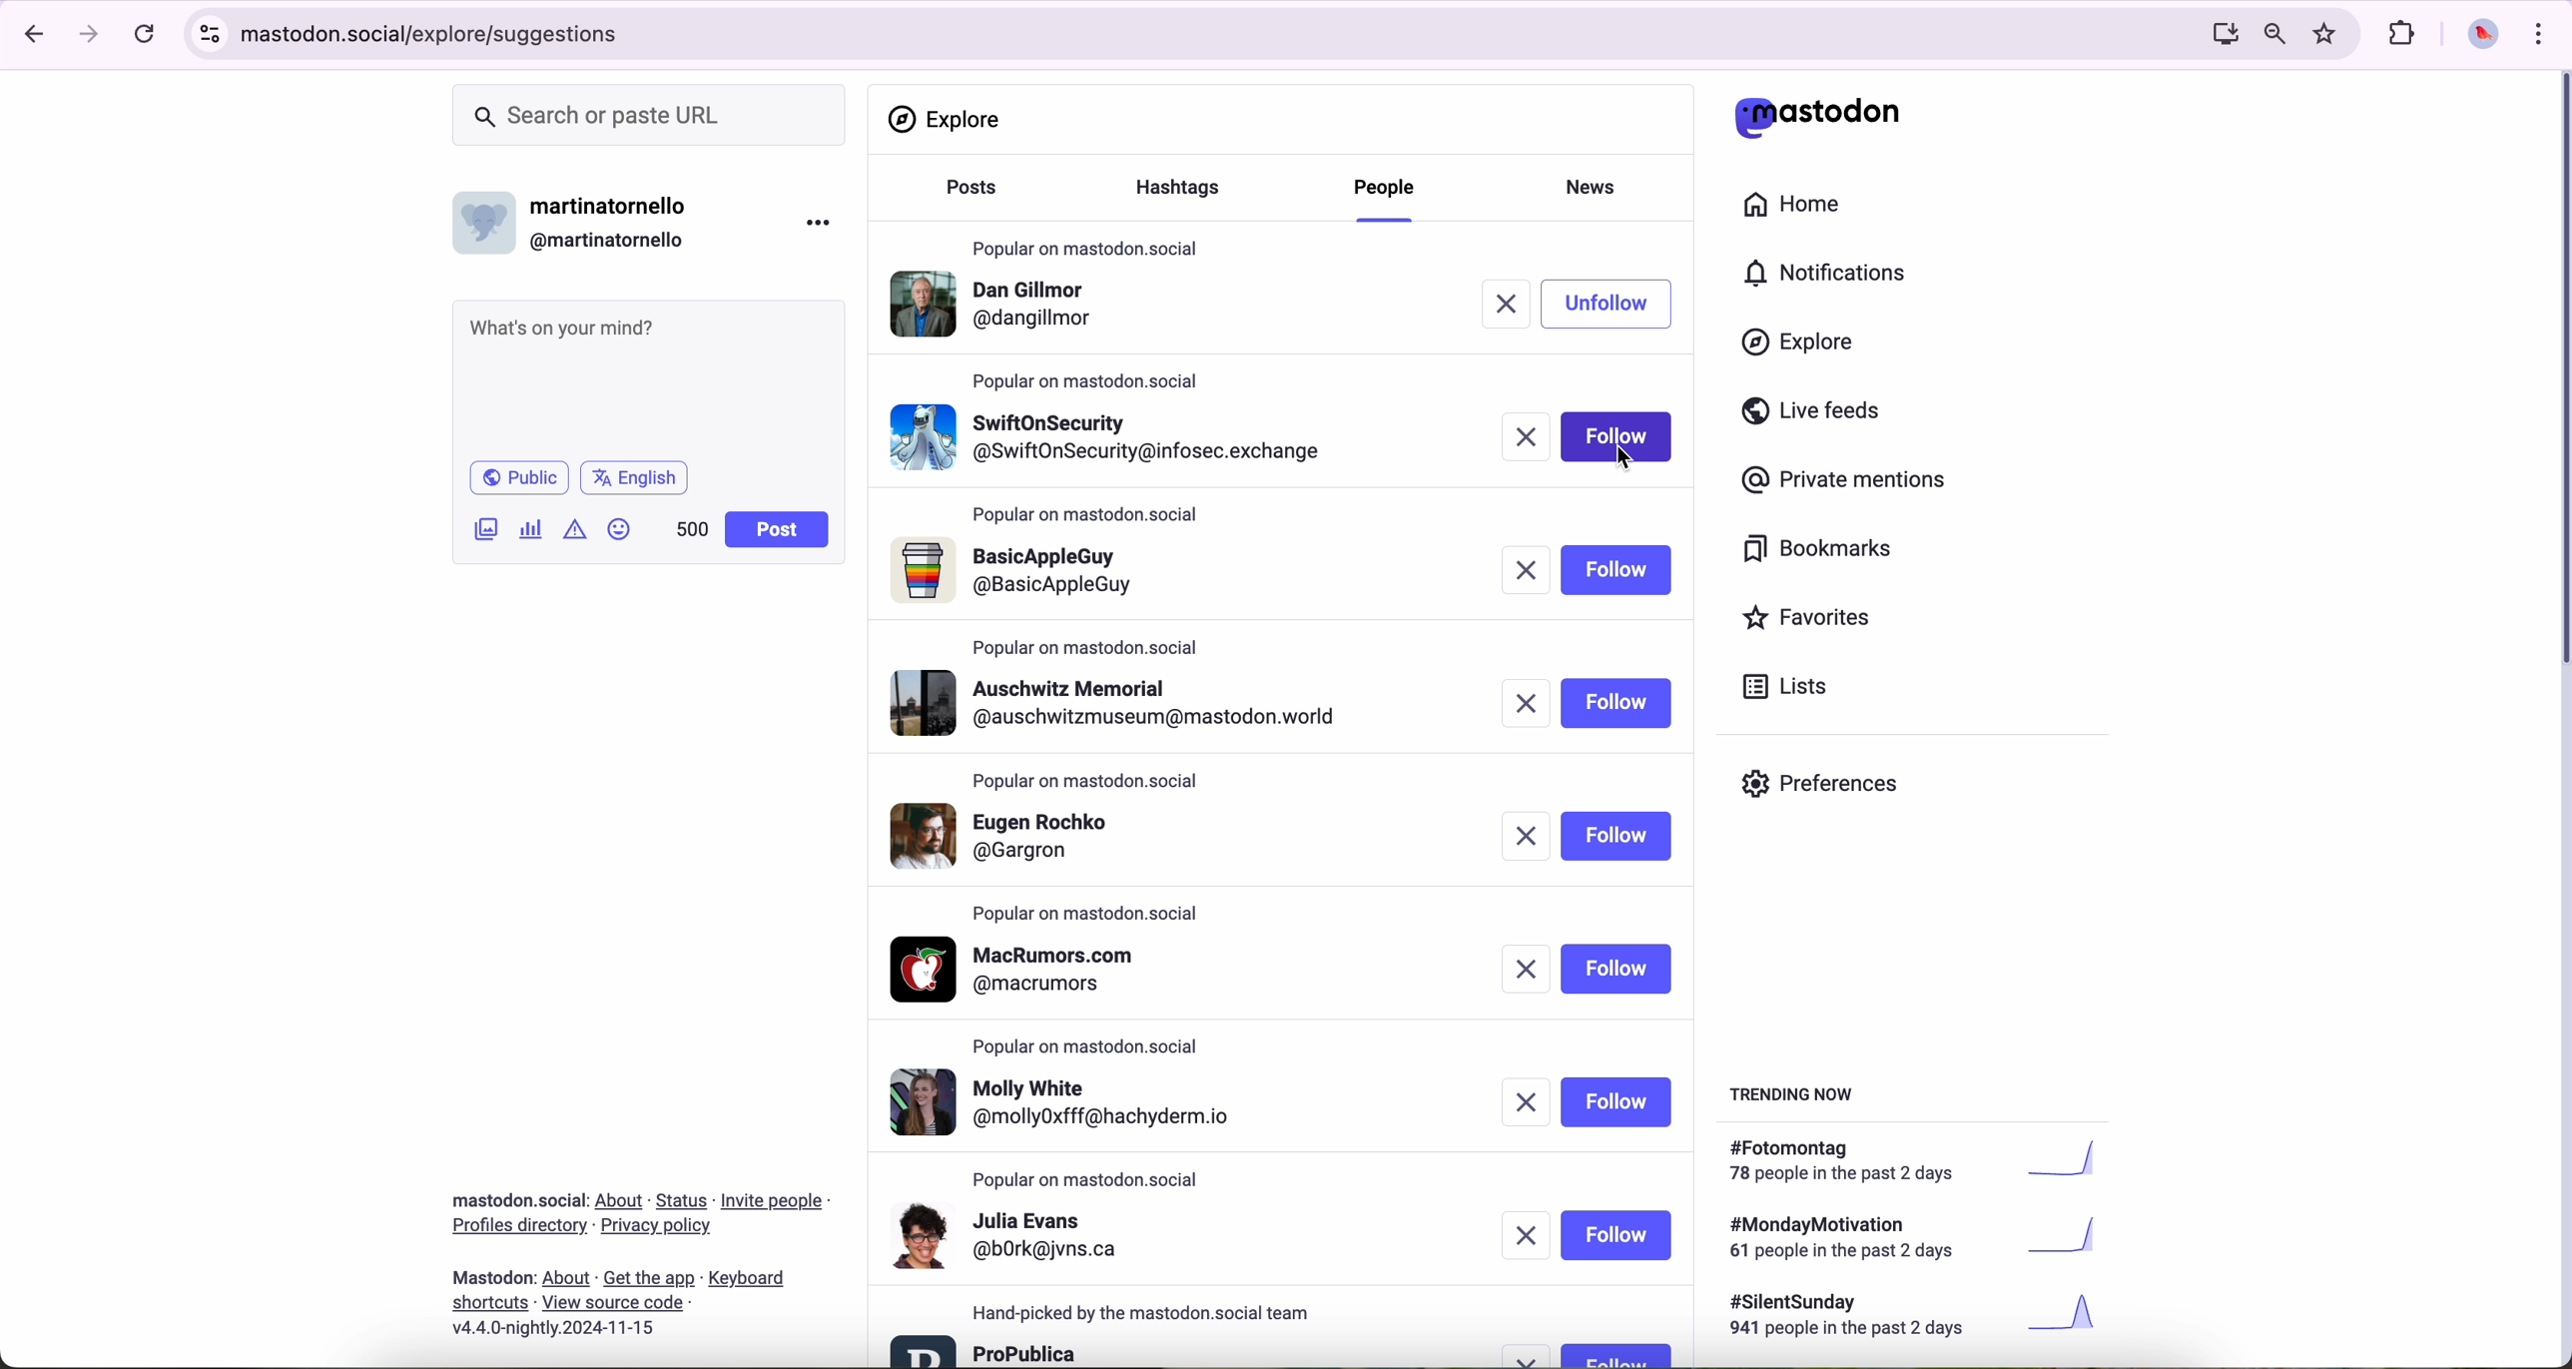 This screenshot has height=1369, width=2572. I want to click on remove, so click(1531, 1356).